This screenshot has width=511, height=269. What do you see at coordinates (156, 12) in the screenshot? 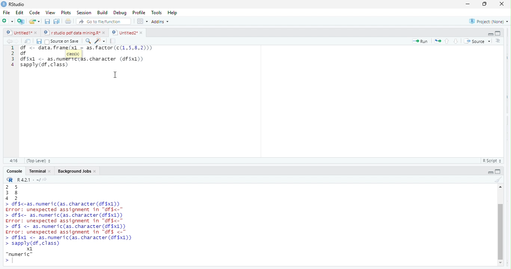
I see `tools` at bounding box center [156, 12].